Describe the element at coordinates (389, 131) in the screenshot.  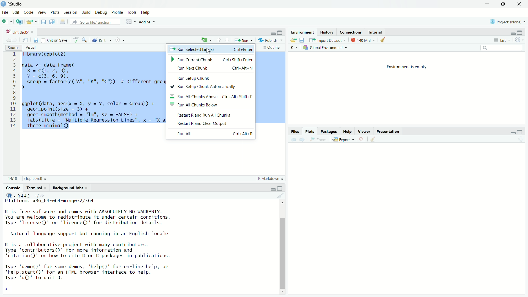
I see `Presentation` at that location.